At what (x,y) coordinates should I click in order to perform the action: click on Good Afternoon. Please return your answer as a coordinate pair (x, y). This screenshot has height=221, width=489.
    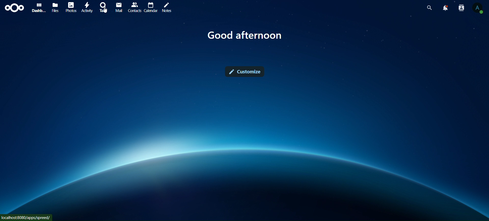
    Looking at the image, I should click on (245, 34).